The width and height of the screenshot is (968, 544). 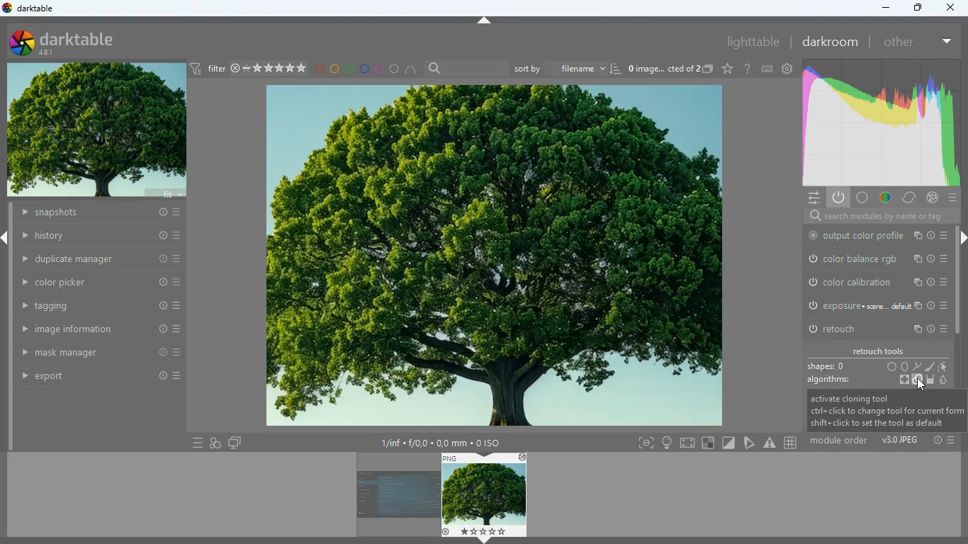 I want to click on overlap, so click(x=216, y=443).